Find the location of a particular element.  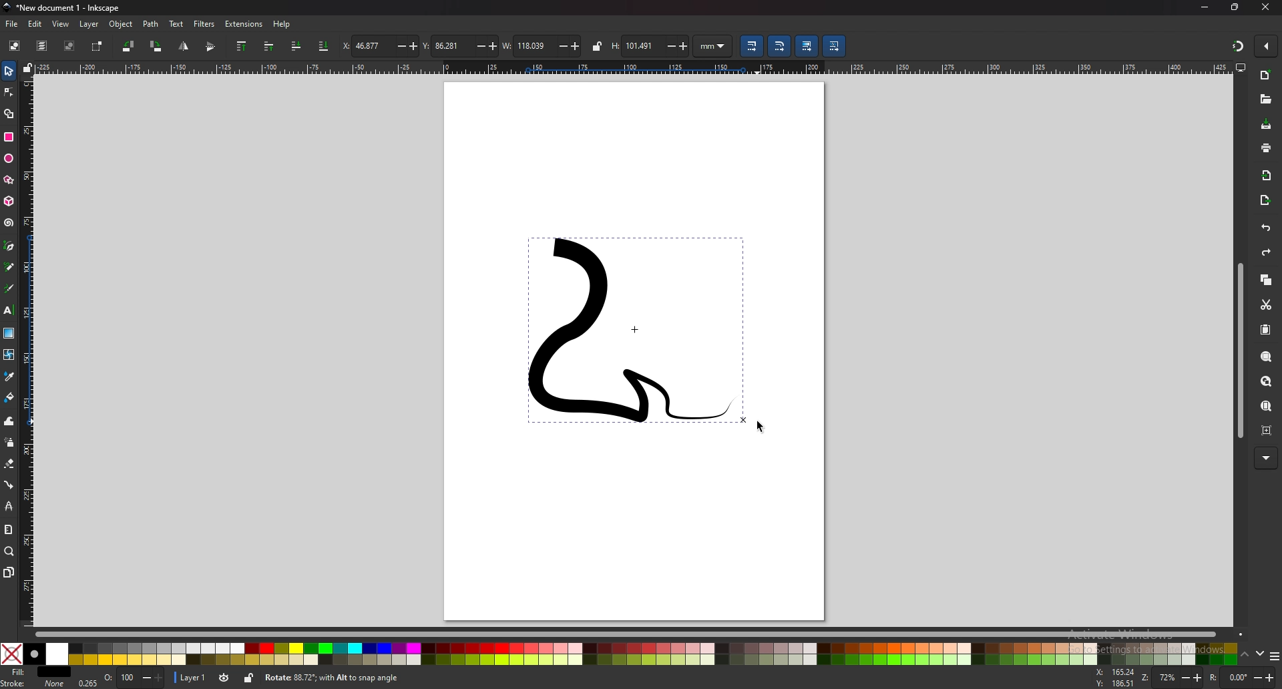

move patterns is located at coordinates (834, 46).